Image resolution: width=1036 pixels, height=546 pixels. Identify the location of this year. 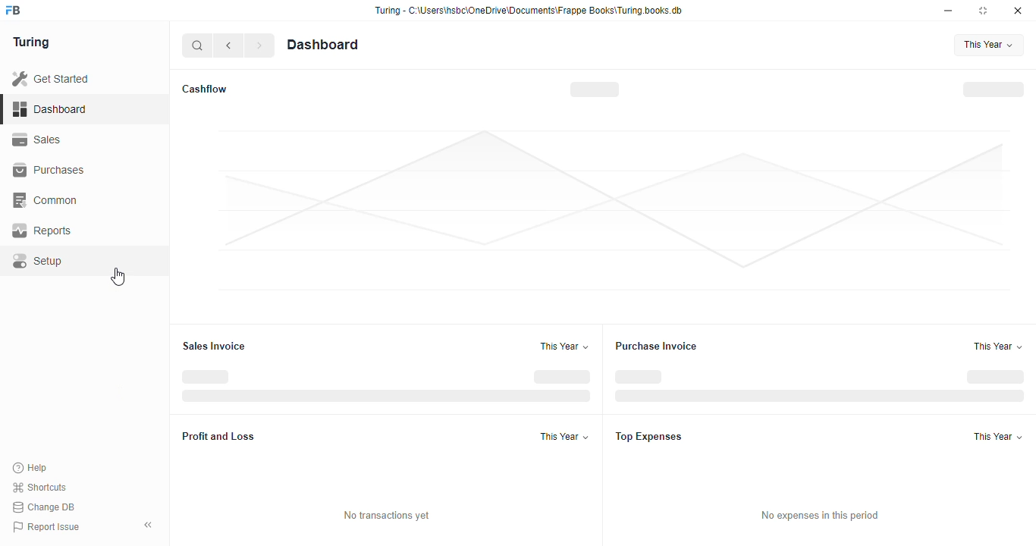
(998, 346).